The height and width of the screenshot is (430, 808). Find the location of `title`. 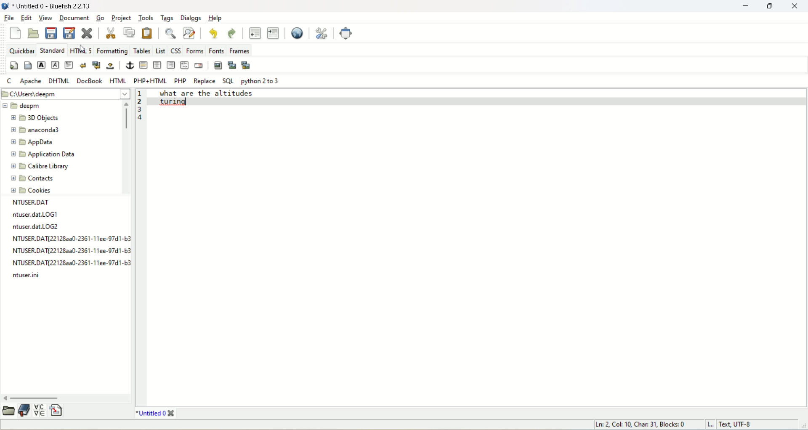

title is located at coordinates (52, 5).